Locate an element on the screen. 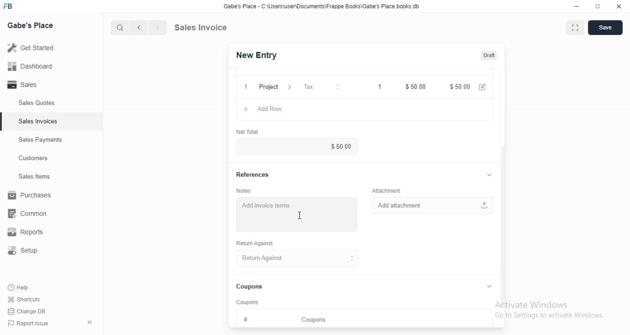  collapse is located at coordinates (489, 174).